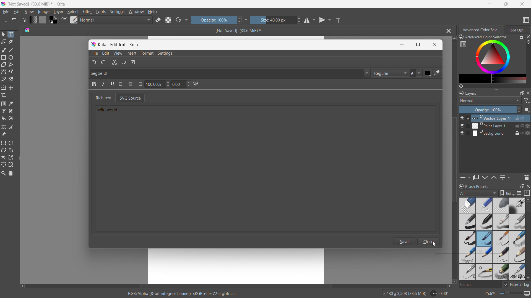  Describe the element at coordinates (527, 110) in the screenshot. I see `options` at that location.